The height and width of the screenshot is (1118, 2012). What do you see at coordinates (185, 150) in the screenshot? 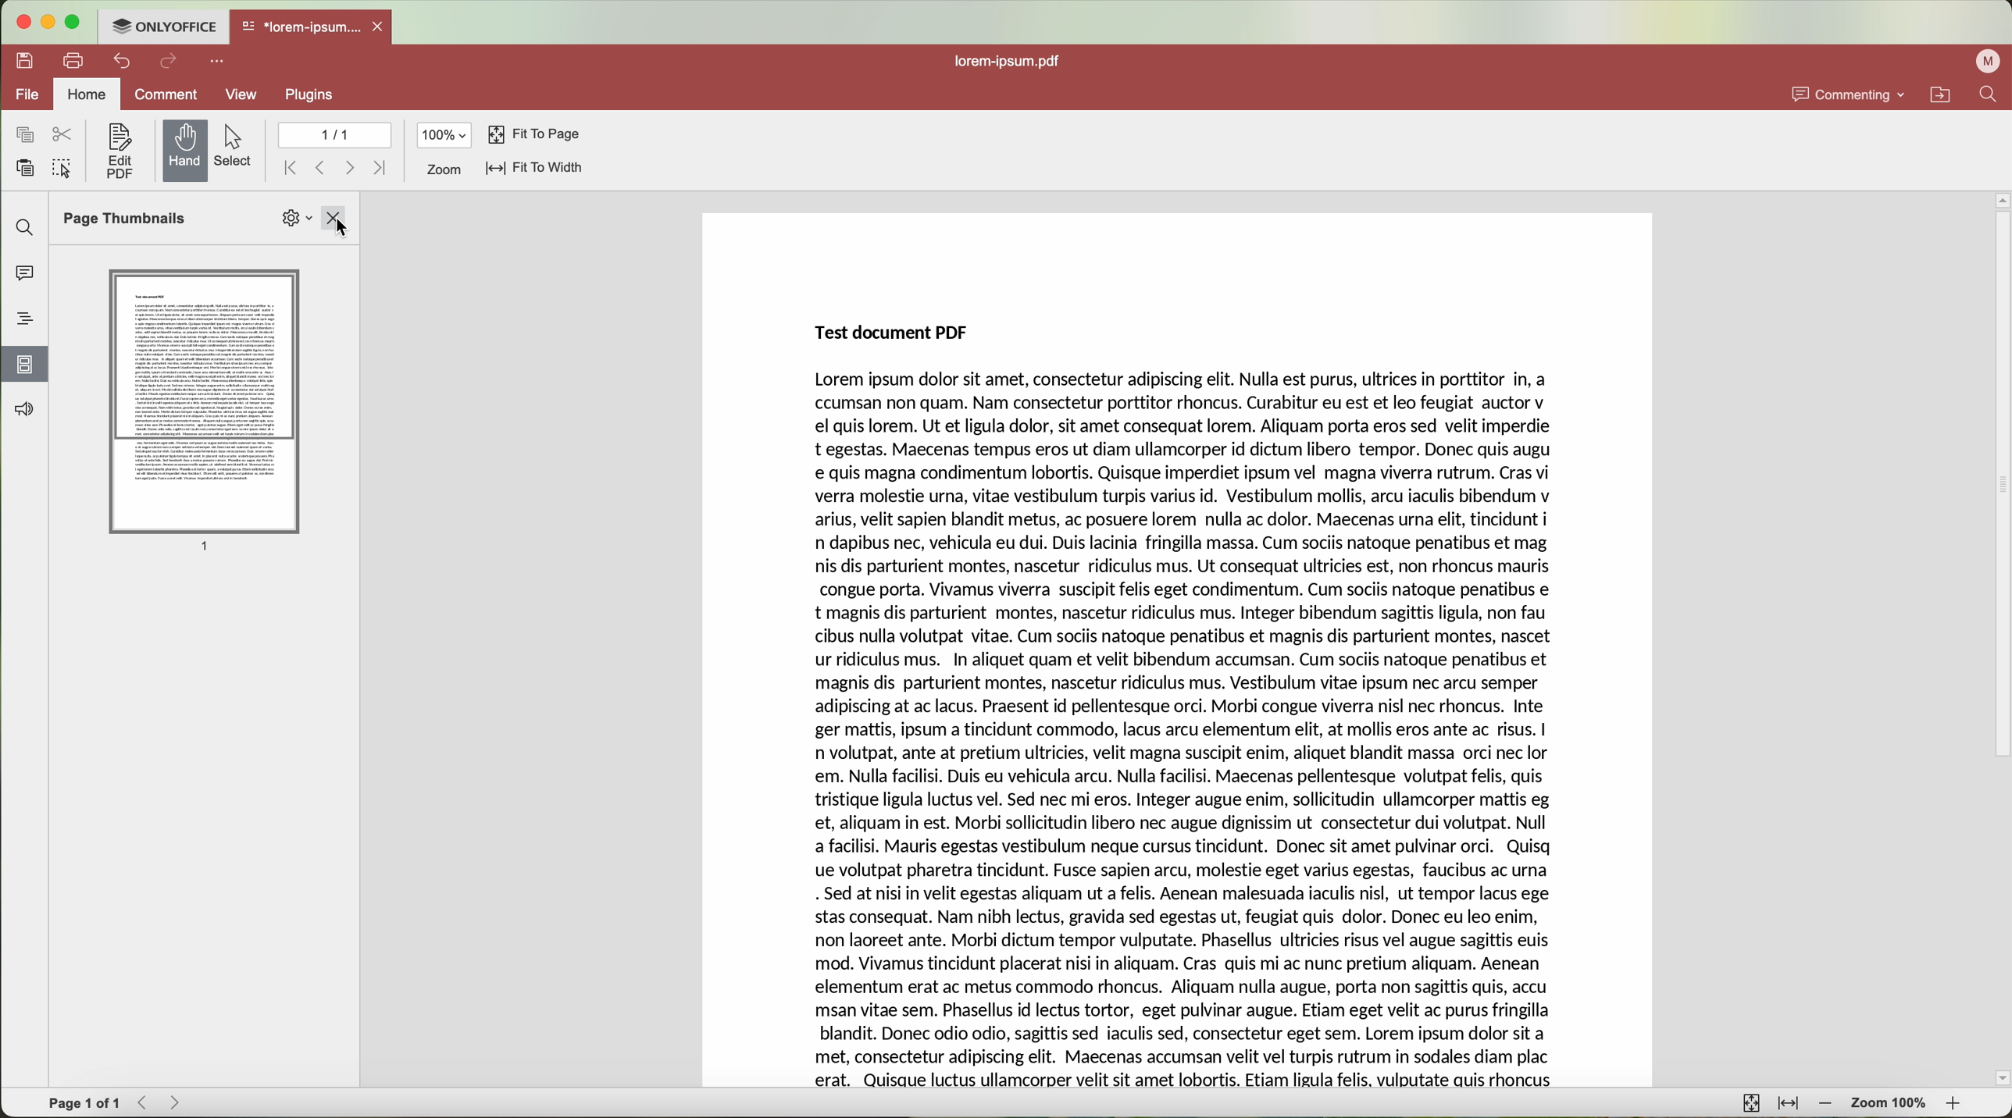
I see `hand` at bounding box center [185, 150].